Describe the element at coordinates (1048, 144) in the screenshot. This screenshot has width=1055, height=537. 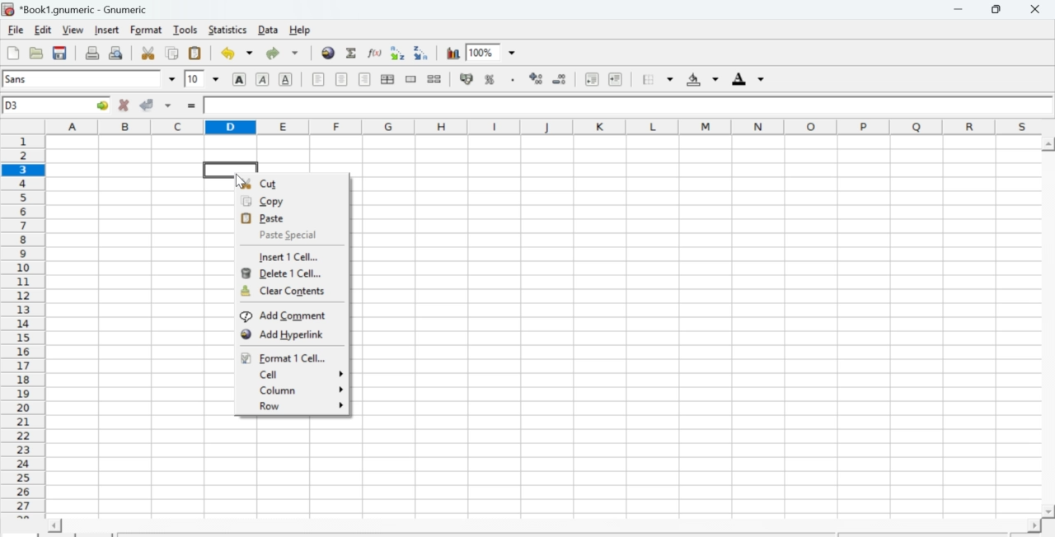
I see `scroll up` at that location.